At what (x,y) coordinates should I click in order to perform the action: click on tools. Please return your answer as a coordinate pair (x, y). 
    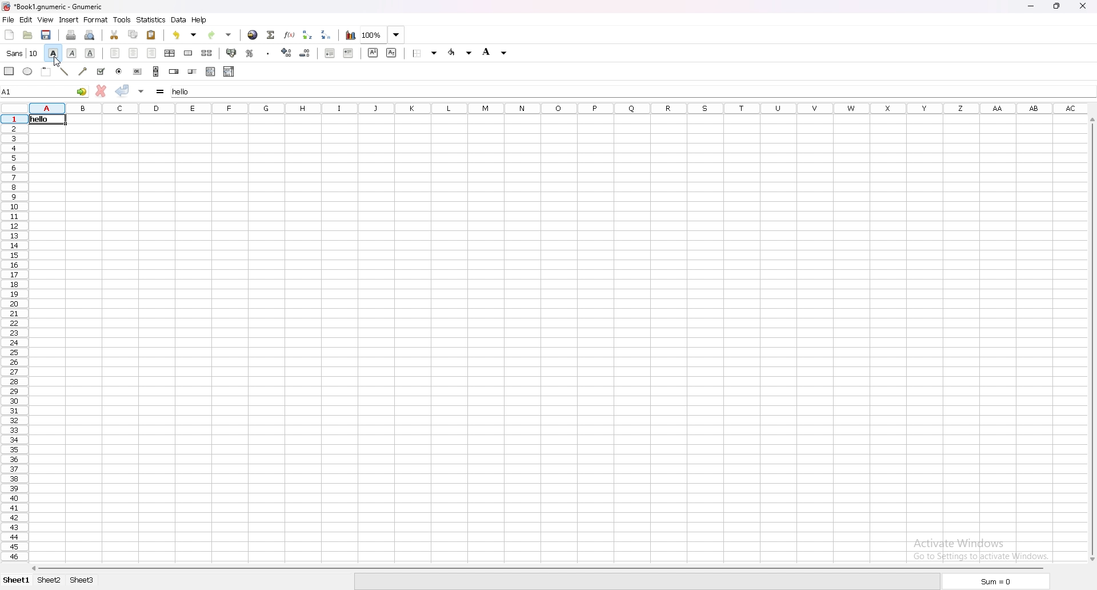
    Looking at the image, I should click on (122, 20).